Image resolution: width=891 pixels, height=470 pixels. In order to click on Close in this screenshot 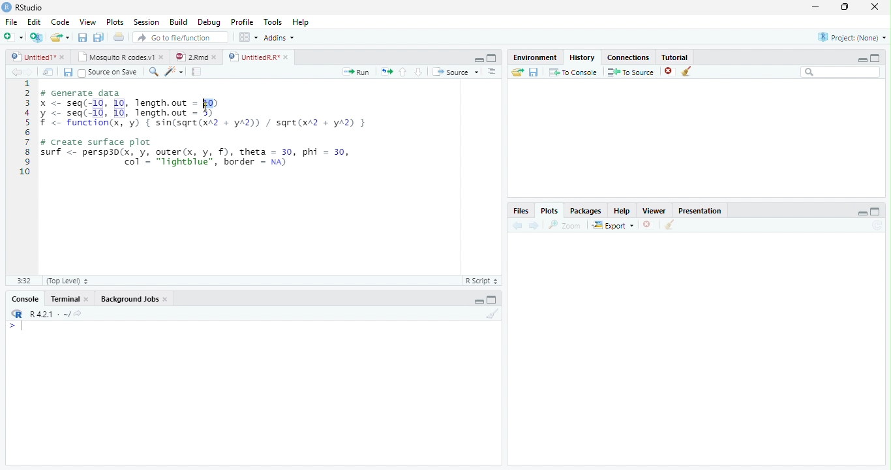, I will do `click(166, 299)`.